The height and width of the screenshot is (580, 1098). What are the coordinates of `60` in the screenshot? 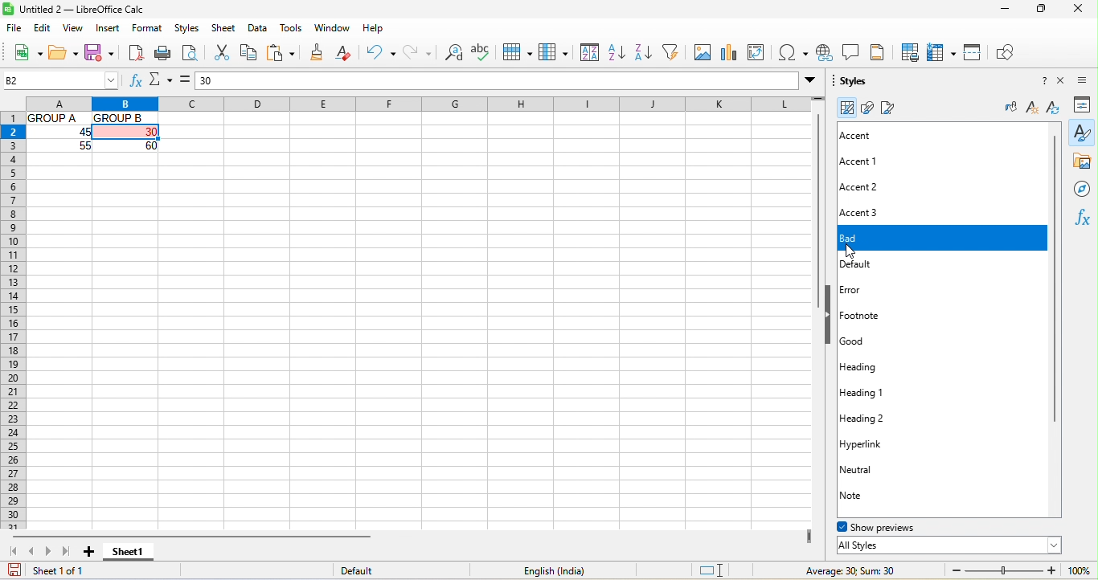 It's located at (138, 145).